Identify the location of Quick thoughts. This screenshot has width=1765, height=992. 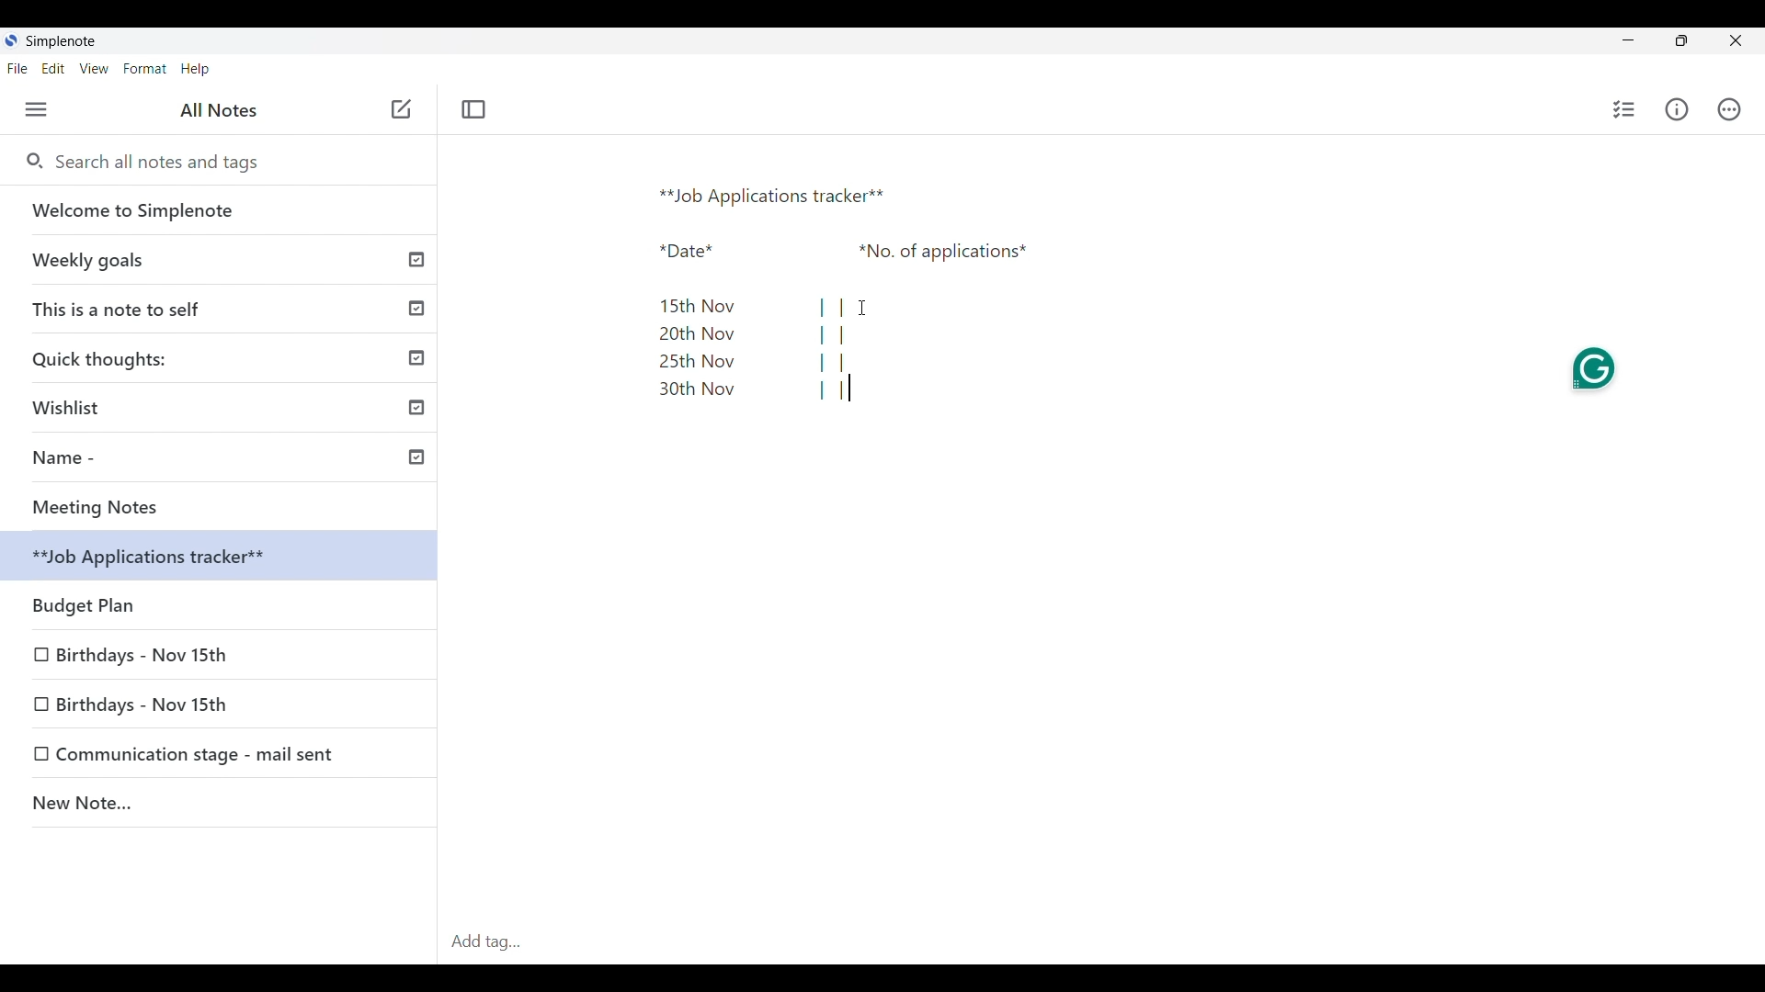
(222, 357).